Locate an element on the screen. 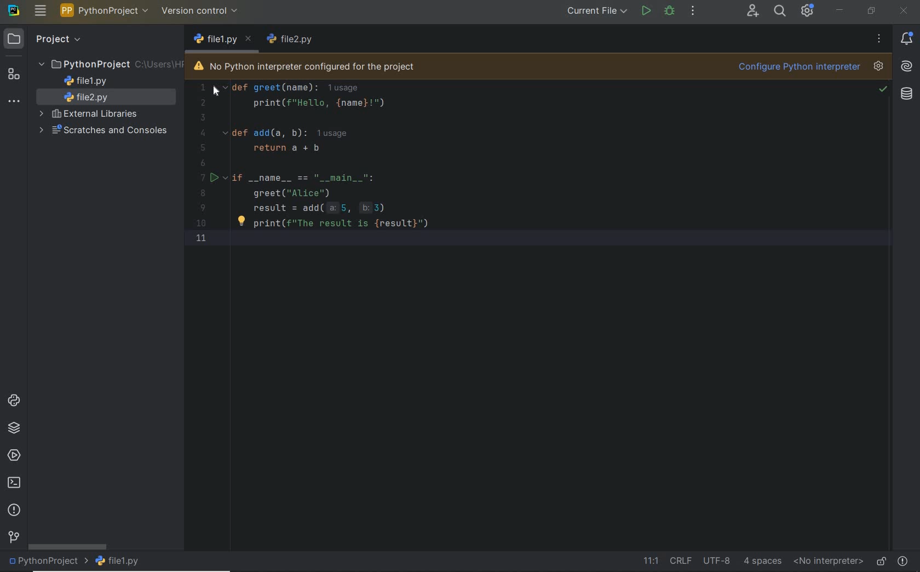 The image size is (920, 572). version control is located at coordinates (202, 12).